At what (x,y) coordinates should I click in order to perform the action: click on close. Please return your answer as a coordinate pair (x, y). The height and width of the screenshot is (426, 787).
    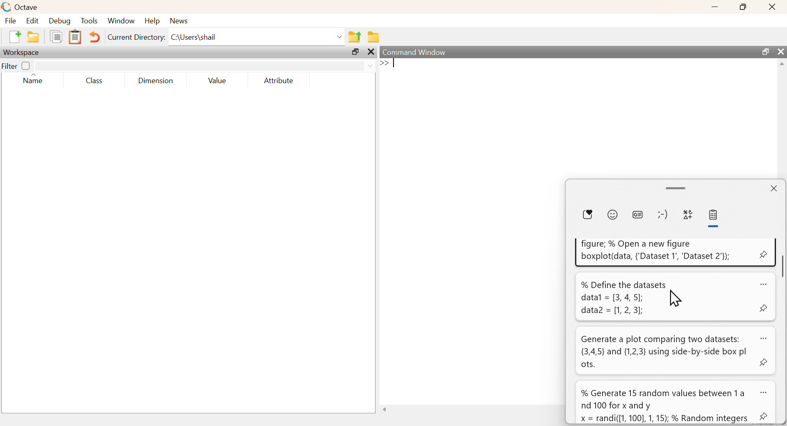
    Looking at the image, I should click on (781, 51).